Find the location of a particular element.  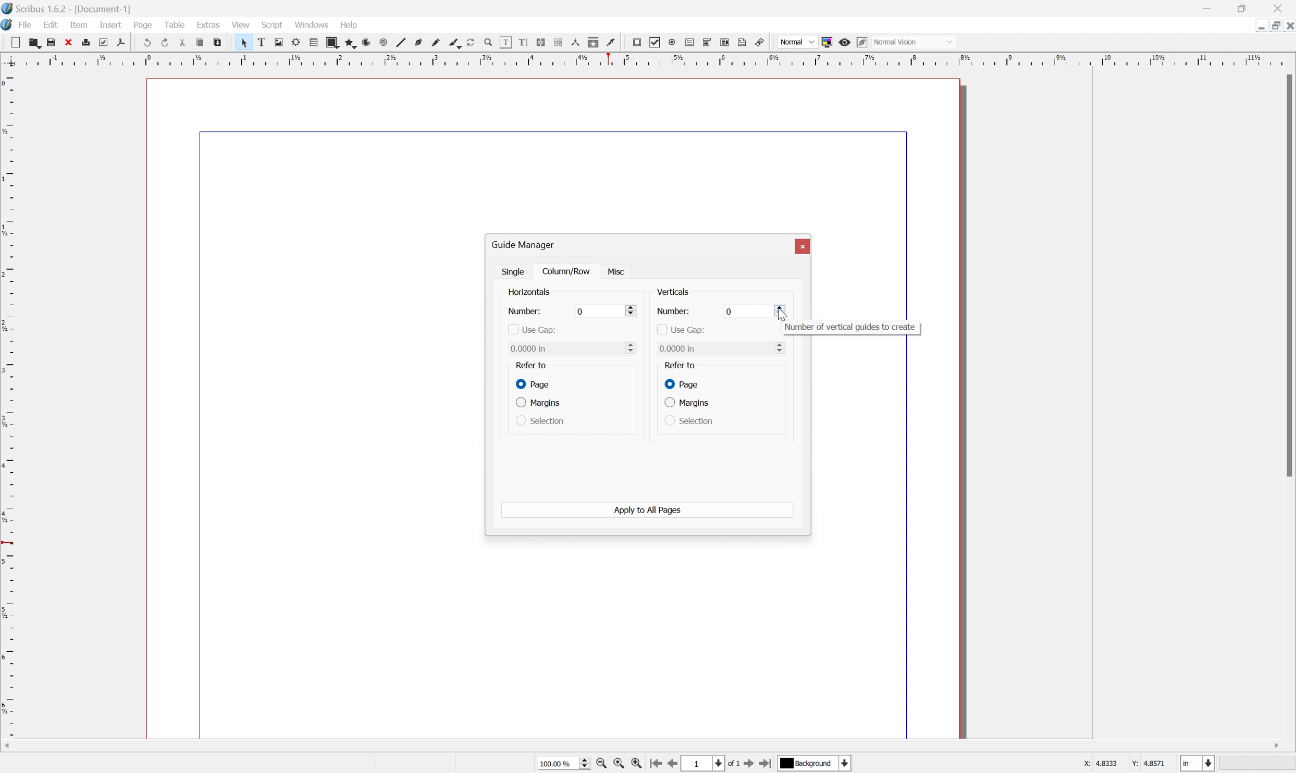

guide manager is located at coordinates (525, 244).